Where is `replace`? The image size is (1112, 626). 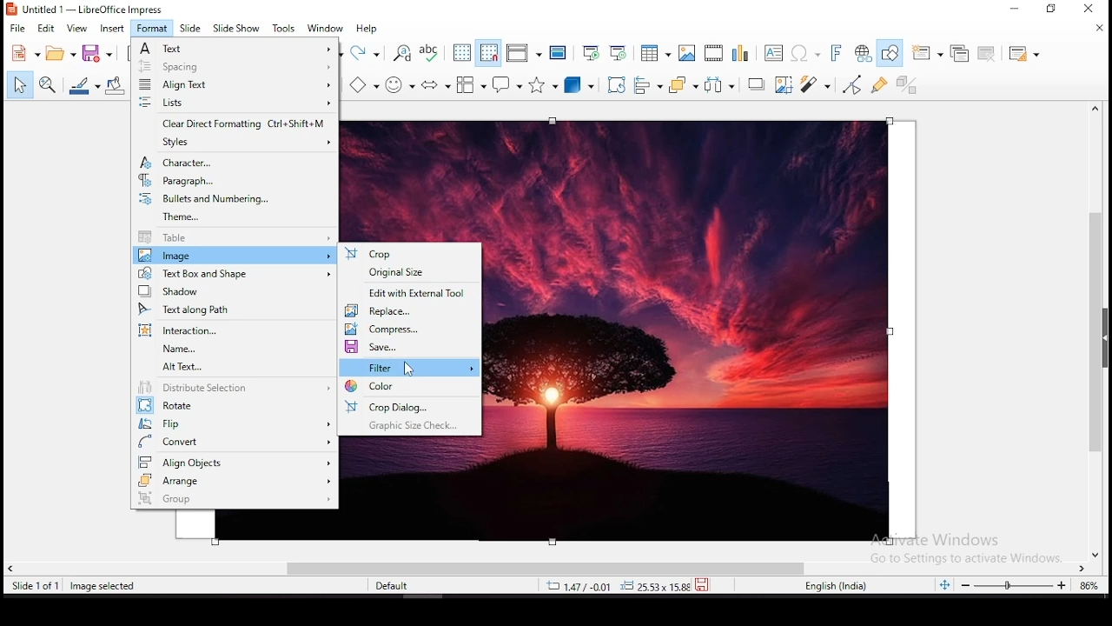
replace is located at coordinates (411, 311).